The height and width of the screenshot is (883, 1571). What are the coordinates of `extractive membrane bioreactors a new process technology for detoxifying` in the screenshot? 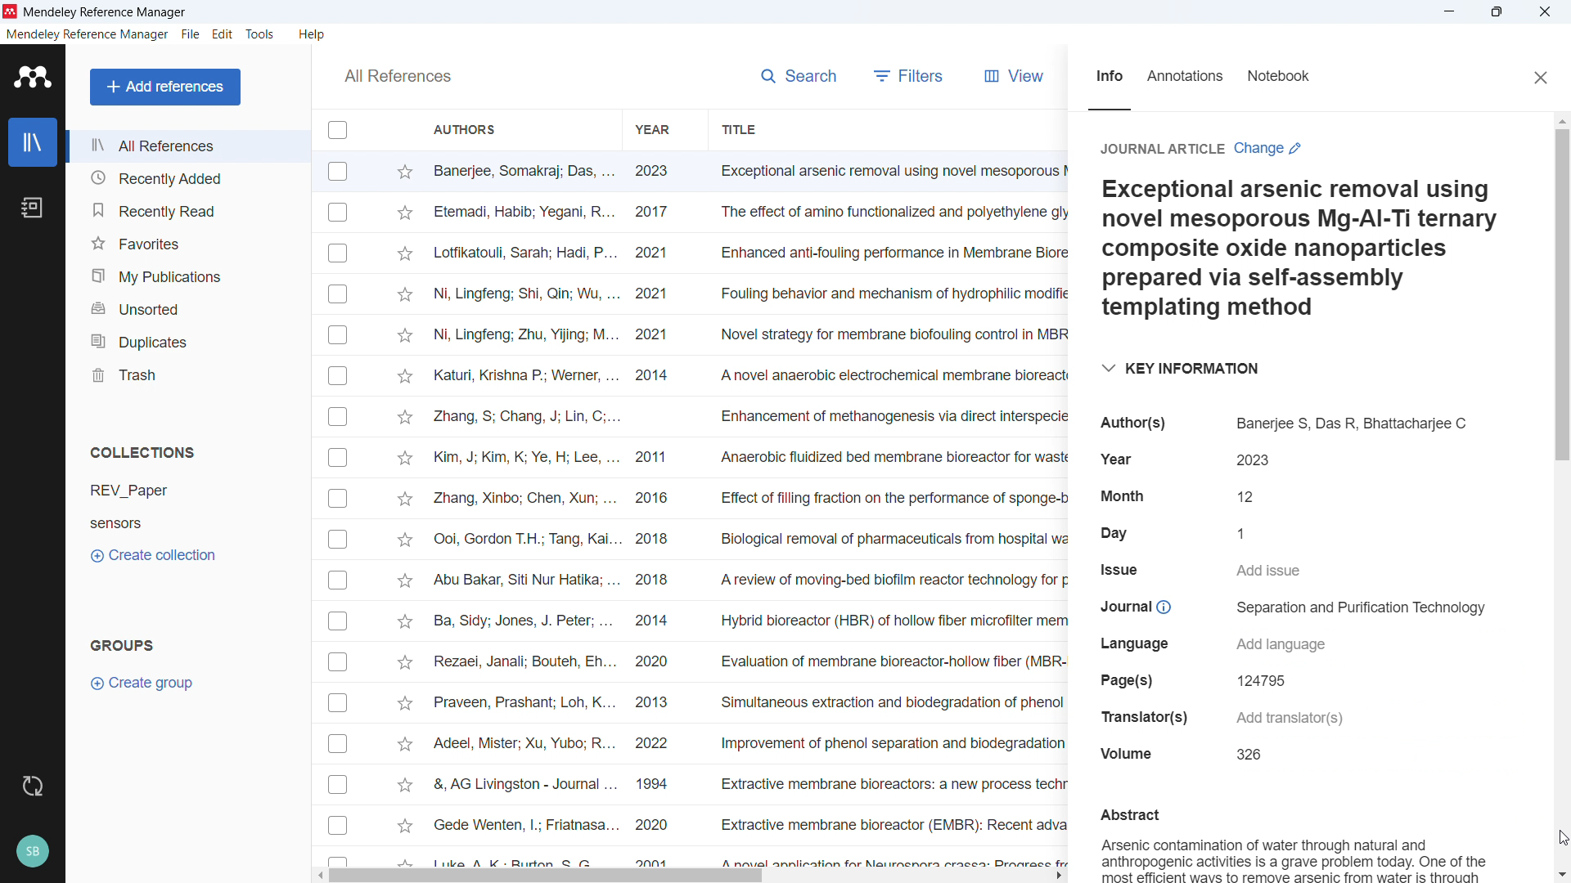 It's located at (890, 786).